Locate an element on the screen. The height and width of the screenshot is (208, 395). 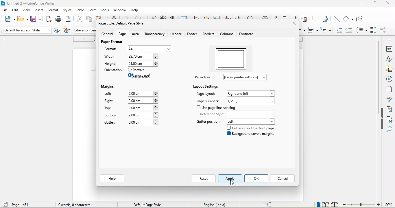
from printer settings is located at coordinates (246, 78).